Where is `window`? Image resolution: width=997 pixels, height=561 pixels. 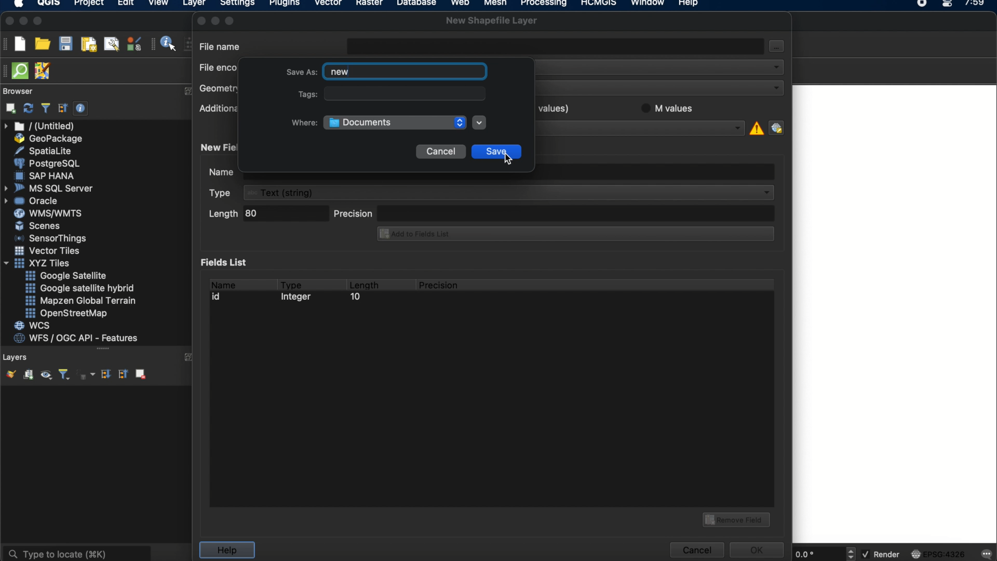 window is located at coordinates (650, 4).